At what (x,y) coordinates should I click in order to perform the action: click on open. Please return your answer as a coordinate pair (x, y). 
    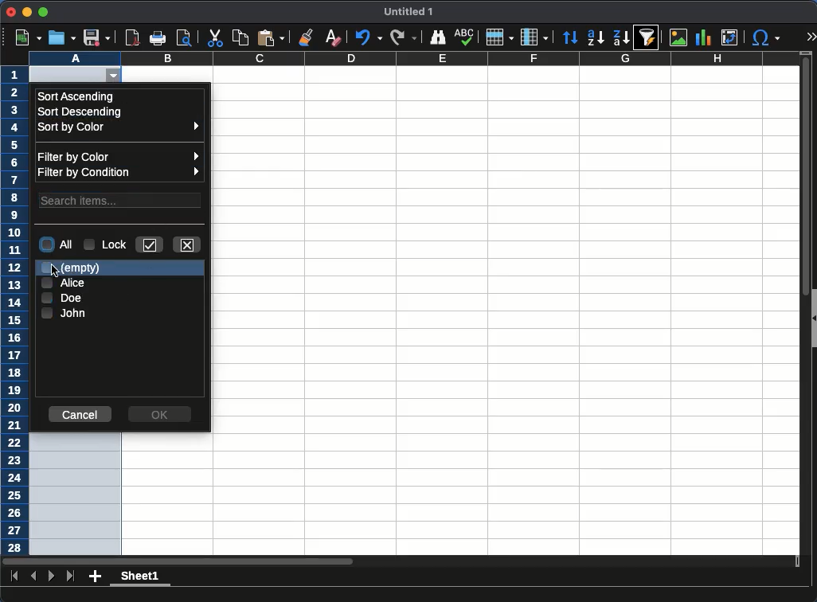
    Looking at the image, I should click on (62, 37).